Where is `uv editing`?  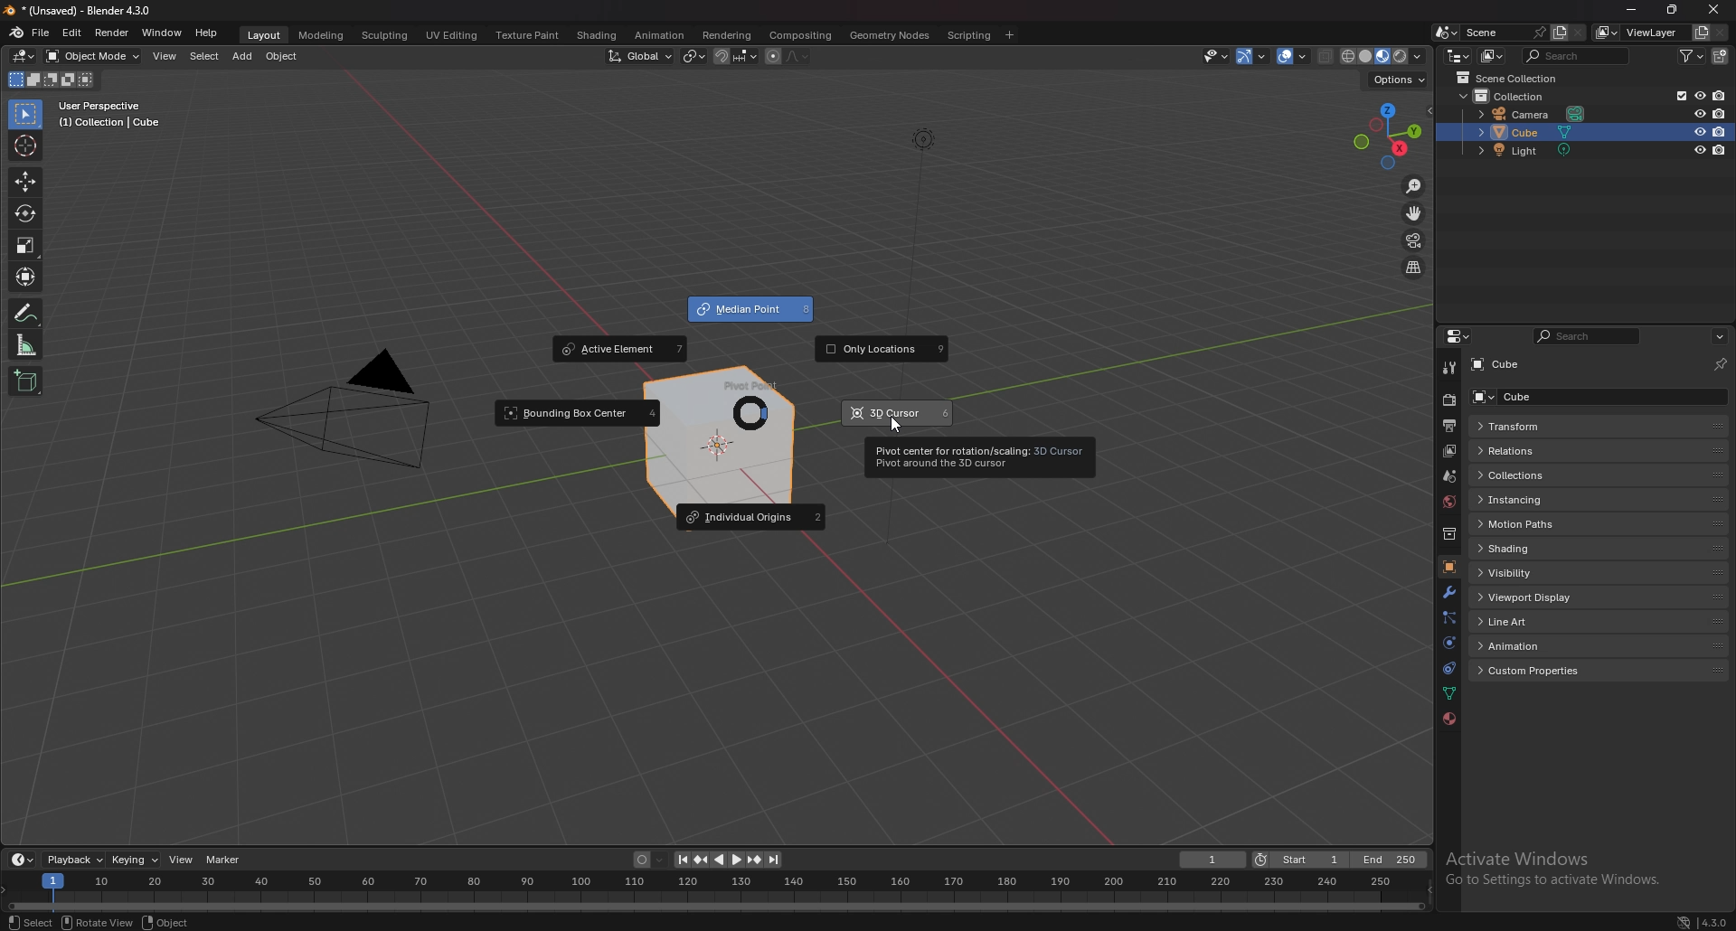
uv editing is located at coordinates (452, 35).